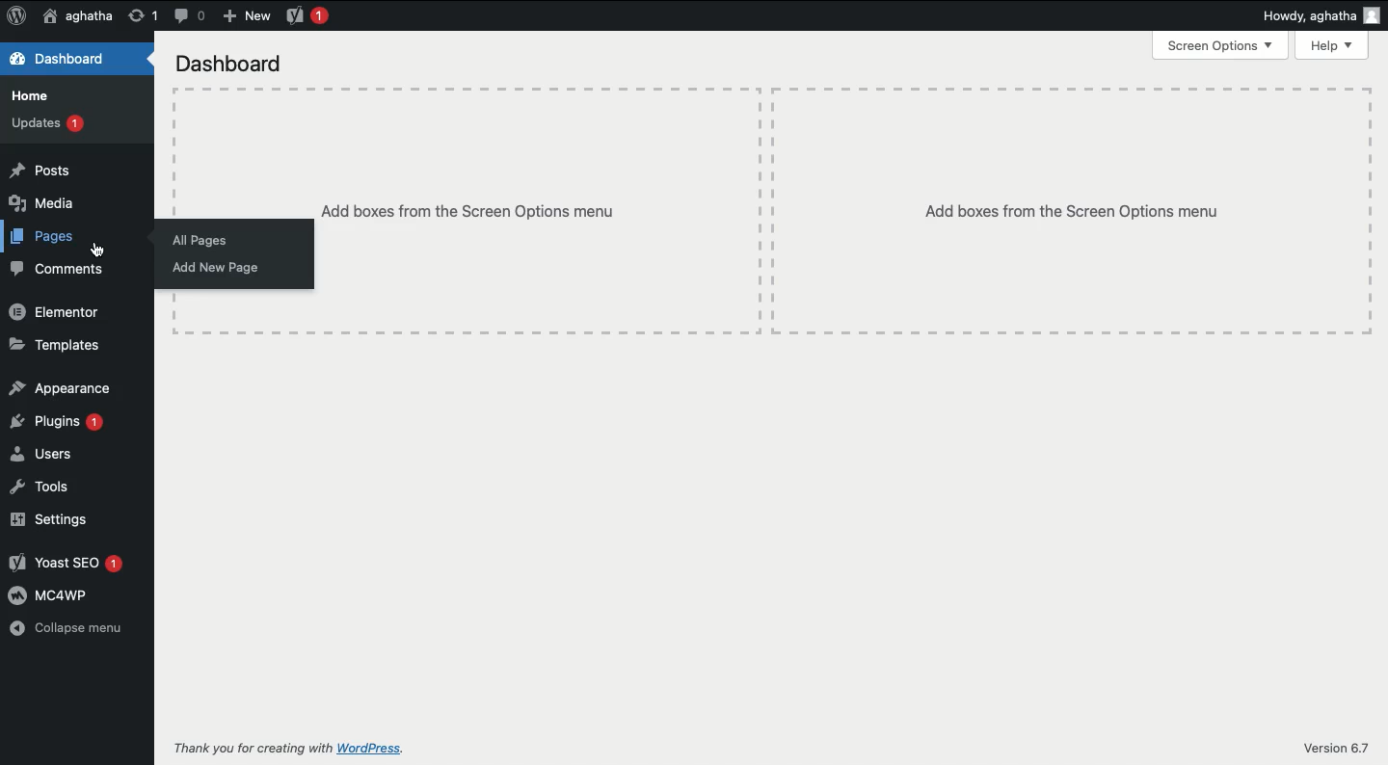 The height and width of the screenshot is (765, 1388). I want to click on Dashboard, so click(233, 65).